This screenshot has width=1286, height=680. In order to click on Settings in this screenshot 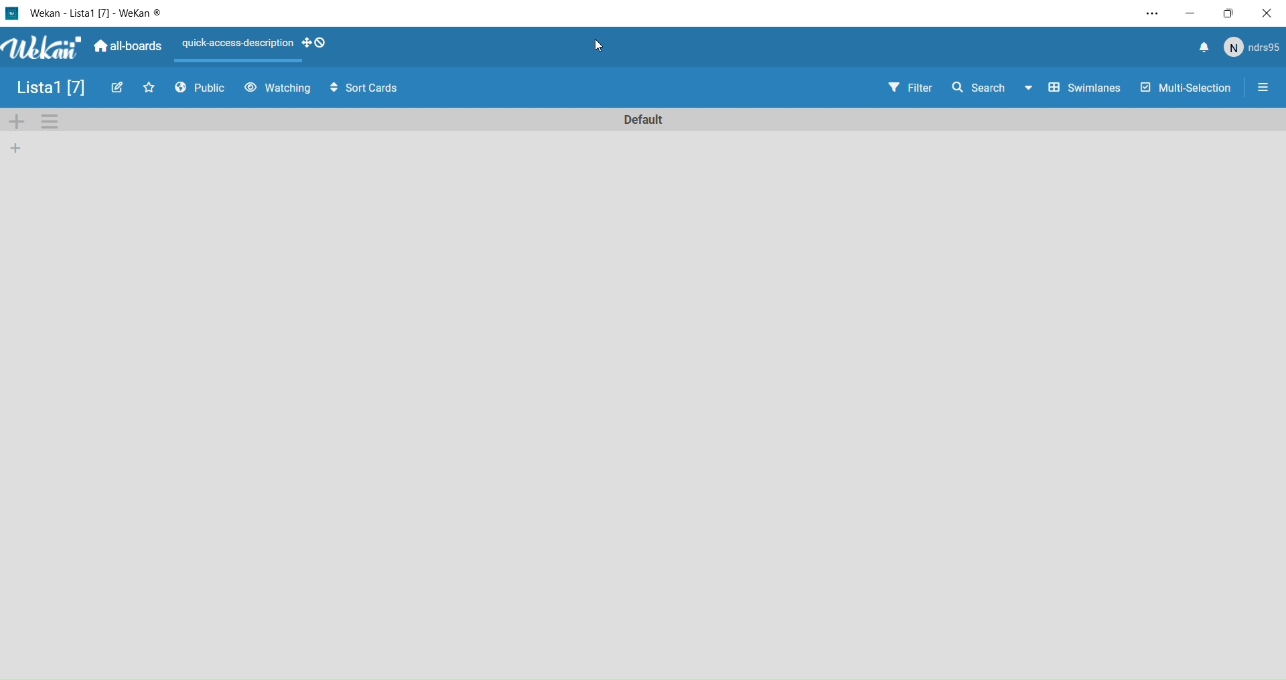, I will do `click(1265, 86)`.